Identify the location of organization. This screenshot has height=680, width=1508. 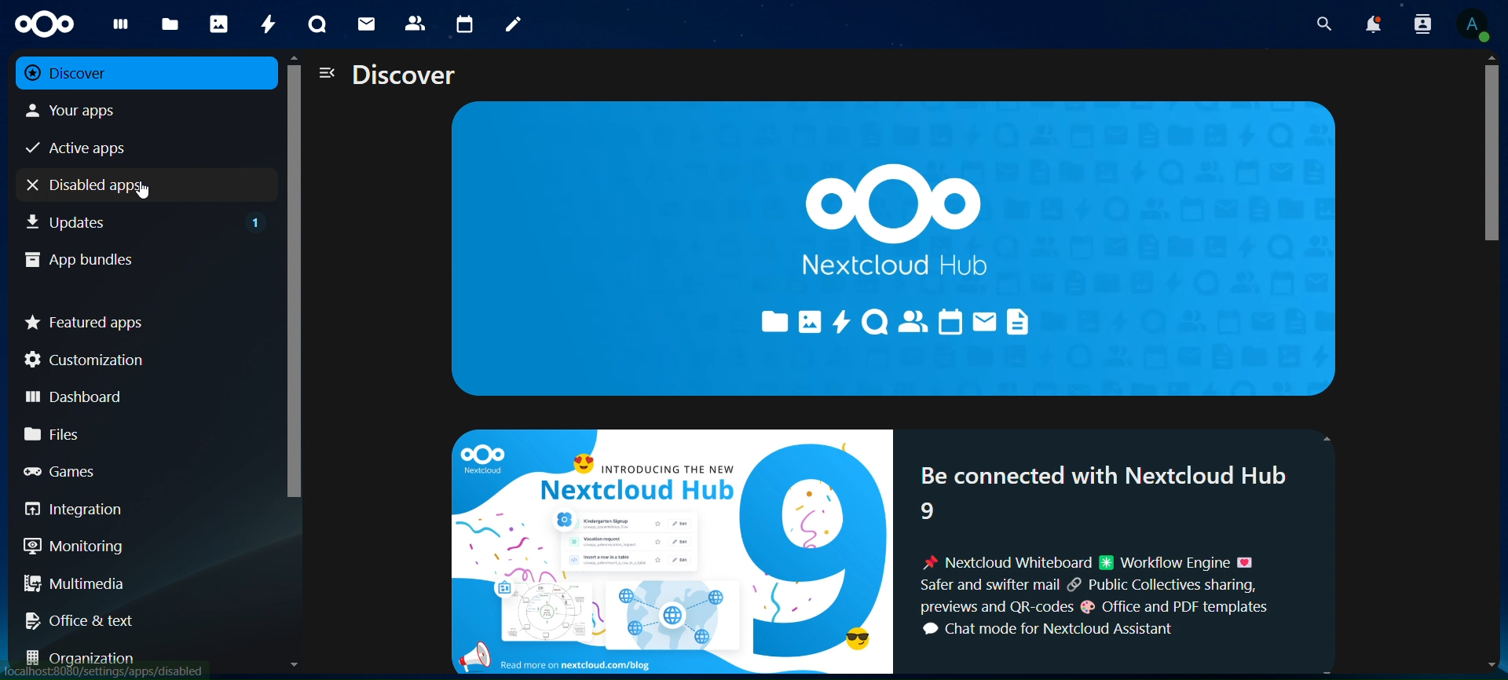
(141, 658).